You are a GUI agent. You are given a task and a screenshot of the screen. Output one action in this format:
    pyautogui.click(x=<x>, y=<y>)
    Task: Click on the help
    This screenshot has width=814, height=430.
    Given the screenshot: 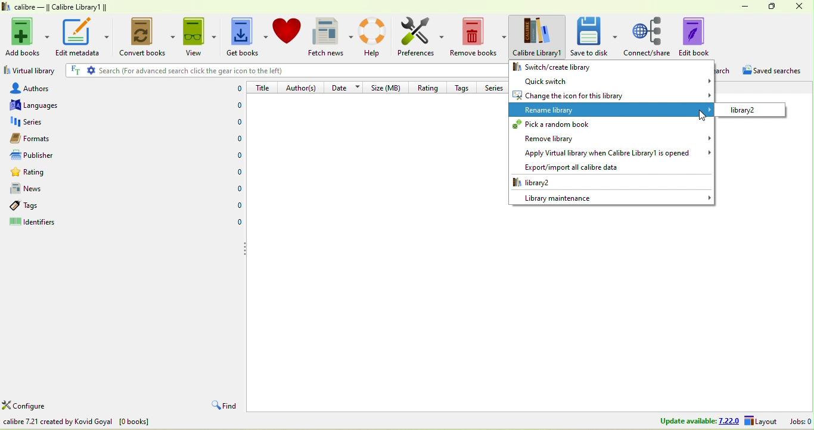 What is the action you would take?
    pyautogui.click(x=375, y=36)
    